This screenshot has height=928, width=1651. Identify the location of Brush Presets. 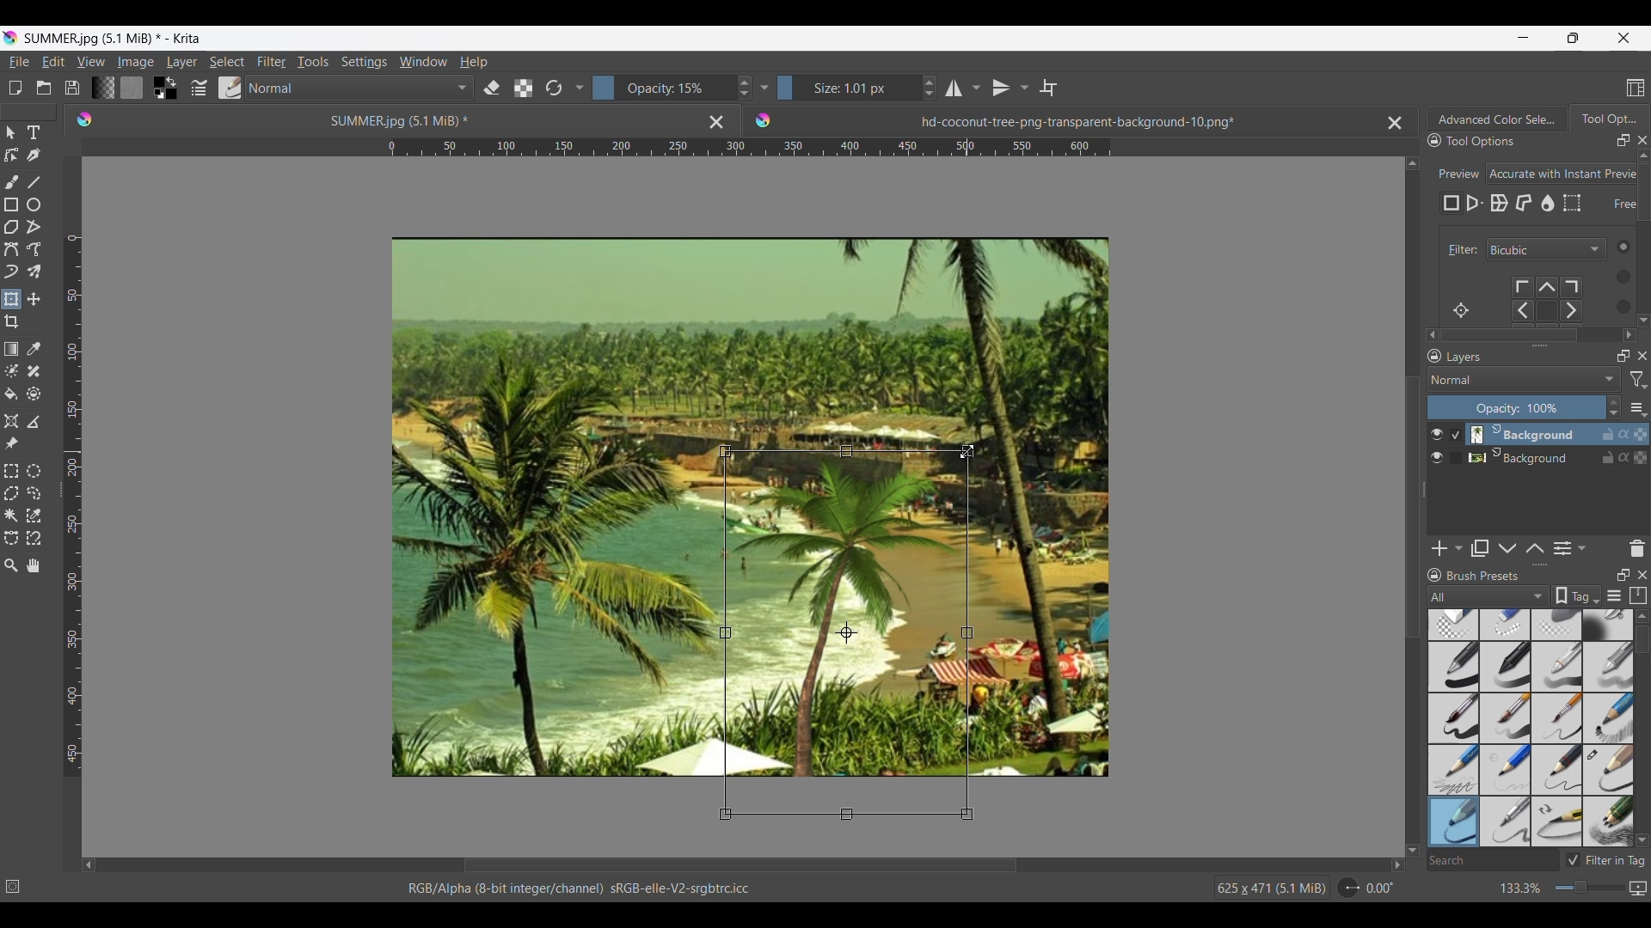
(1490, 576).